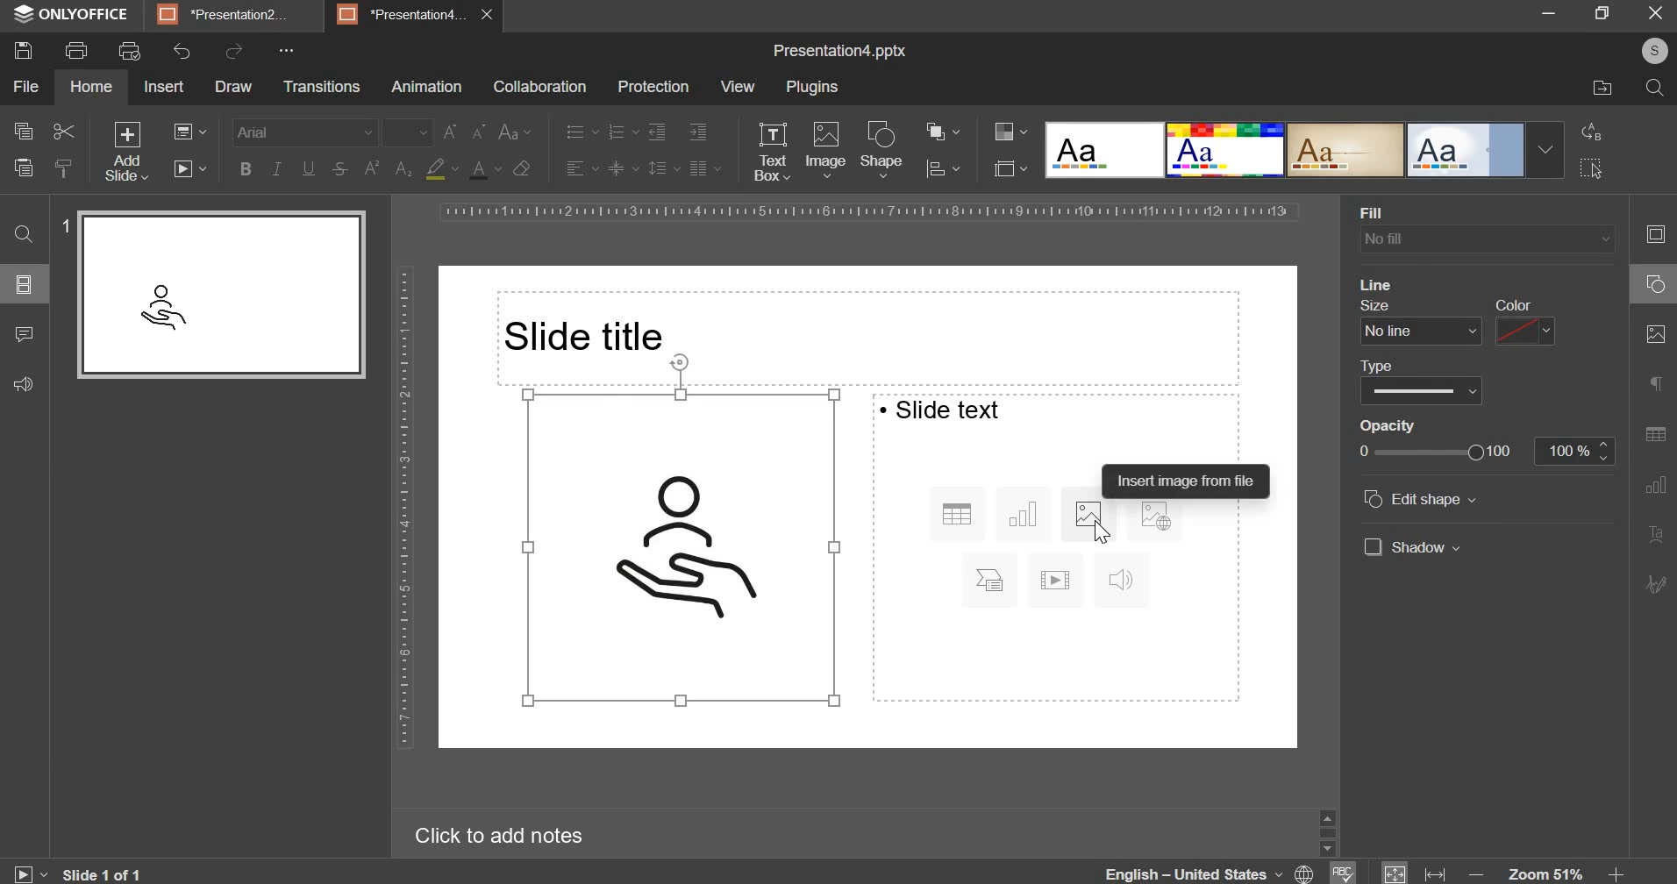 The width and height of the screenshot is (1677, 884). What do you see at coordinates (409, 132) in the screenshot?
I see `font size` at bounding box center [409, 132].